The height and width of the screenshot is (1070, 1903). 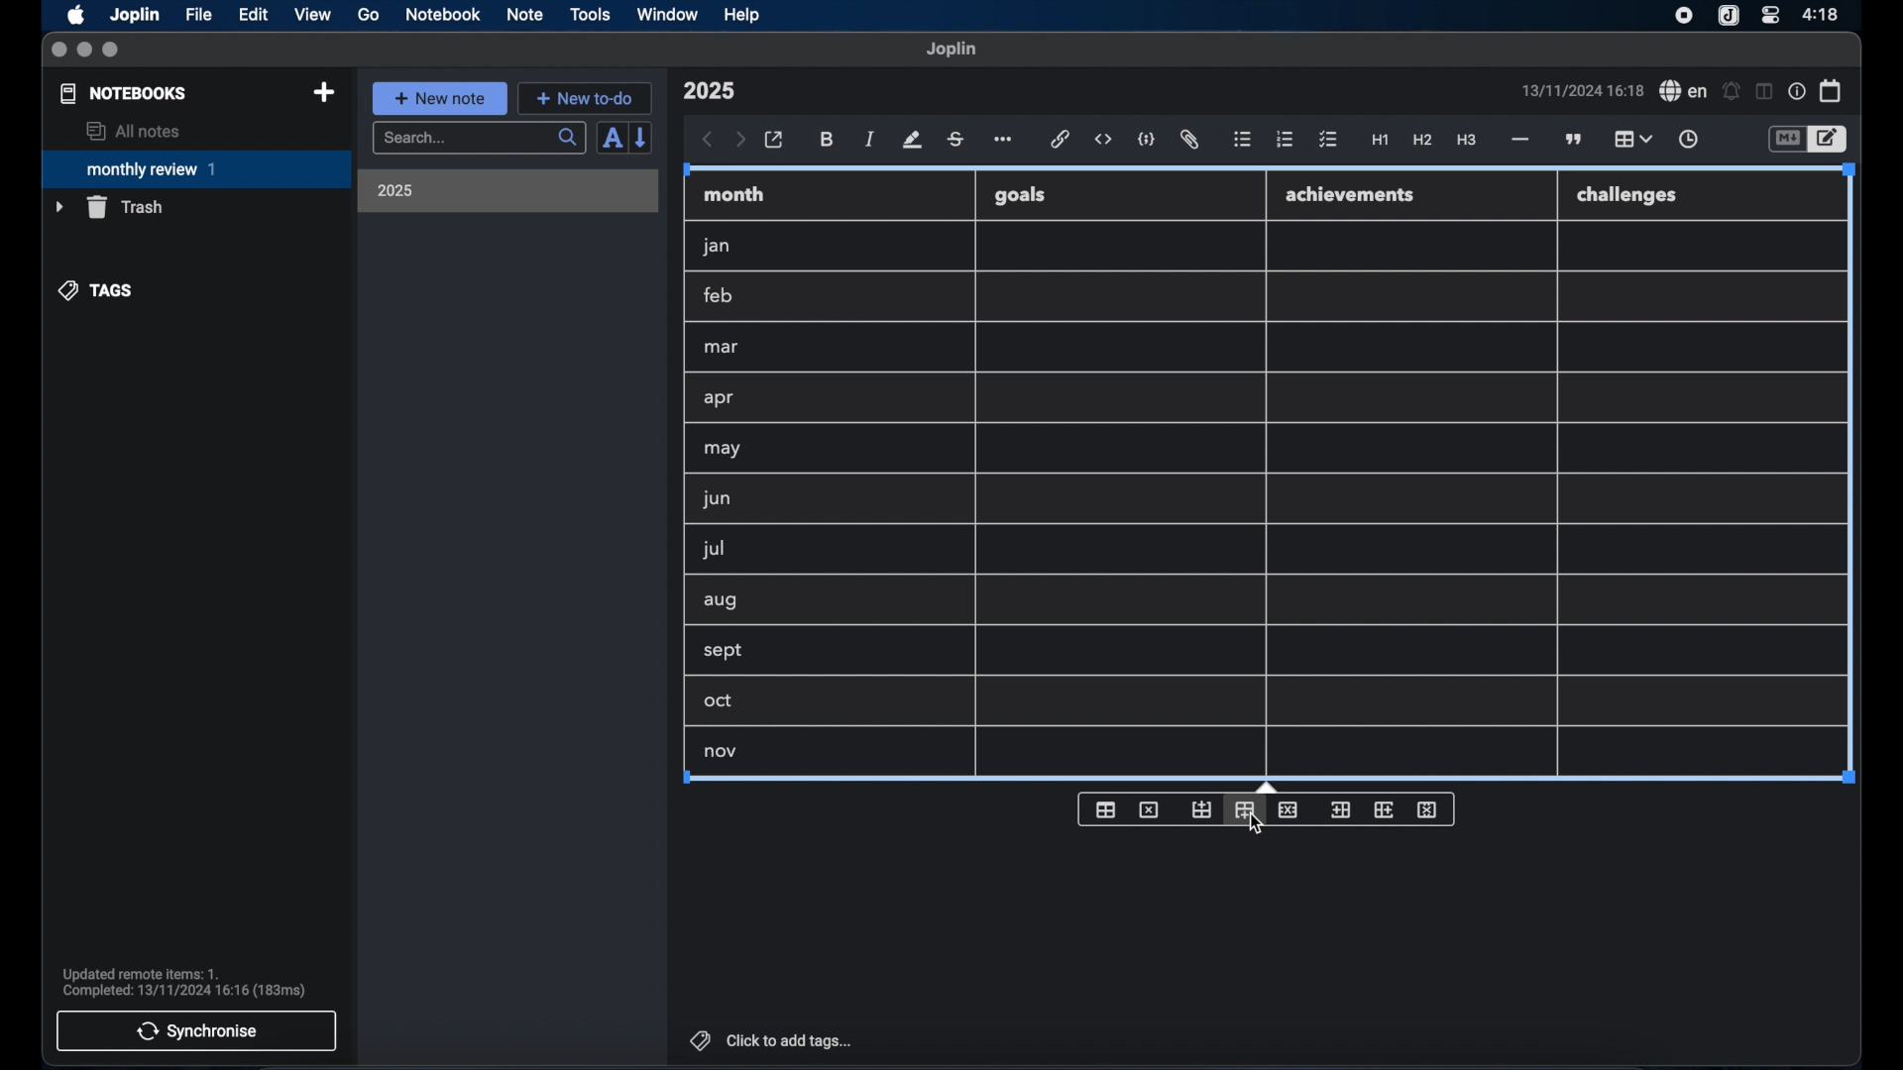 What do you see at coordinates (725, 652) in the screenshot?
I see `sept` at bounding box center [725, 652].